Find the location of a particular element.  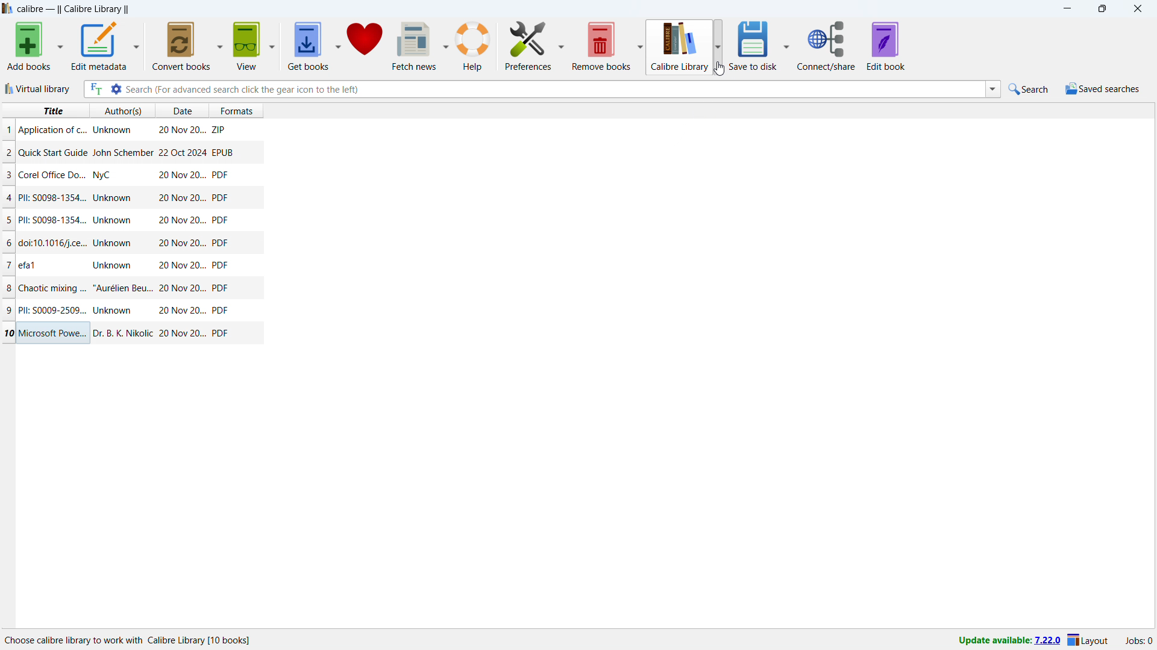

quick search is located at coordinates (1030, 89).